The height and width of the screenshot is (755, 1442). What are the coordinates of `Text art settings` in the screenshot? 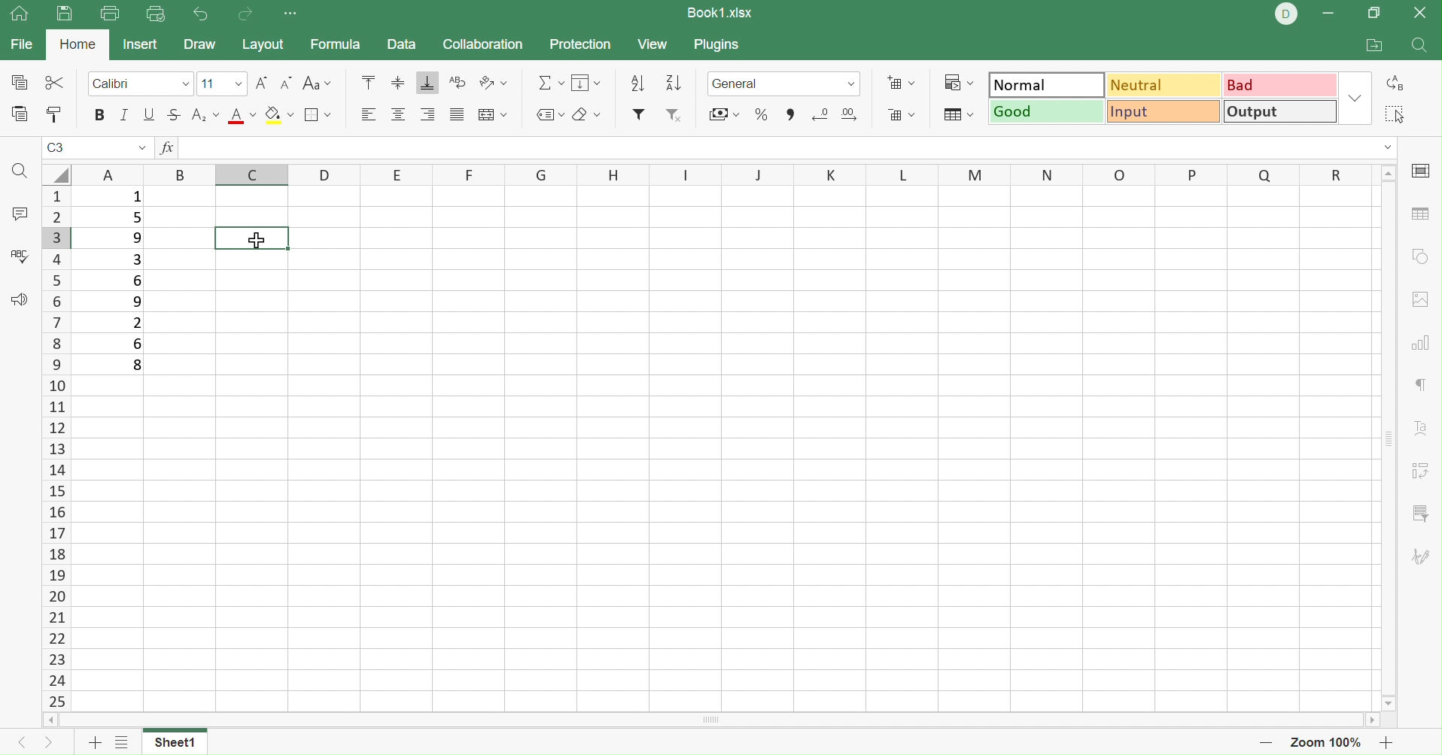 It's located at (1422, 426).